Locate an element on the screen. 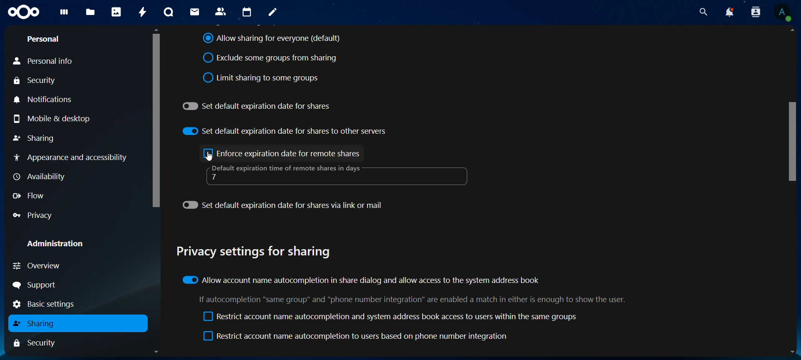  flow is located at coordinates (31, 195).